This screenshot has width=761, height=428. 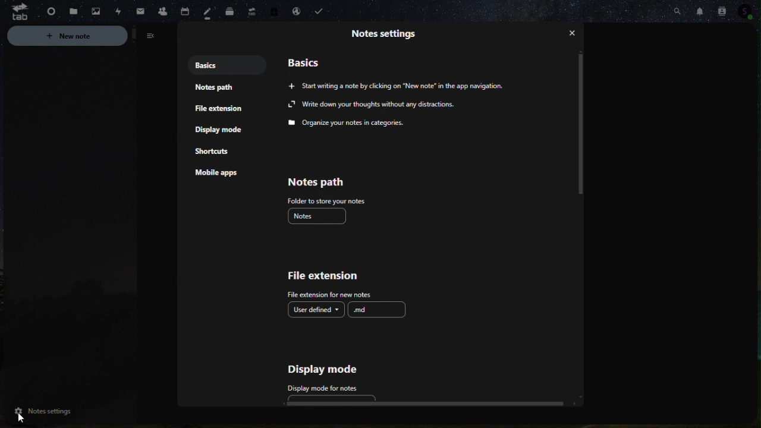 What do you see at coordinates (386, 32) in the screenshot?
I see `Note settings` at bounding box center [386, 32].